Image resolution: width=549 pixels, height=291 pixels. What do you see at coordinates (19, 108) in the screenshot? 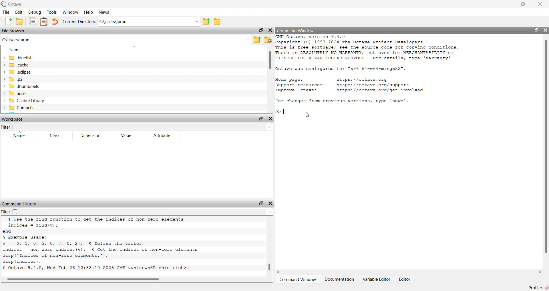
I see ` Contacts` at bounding box center [19, 108].